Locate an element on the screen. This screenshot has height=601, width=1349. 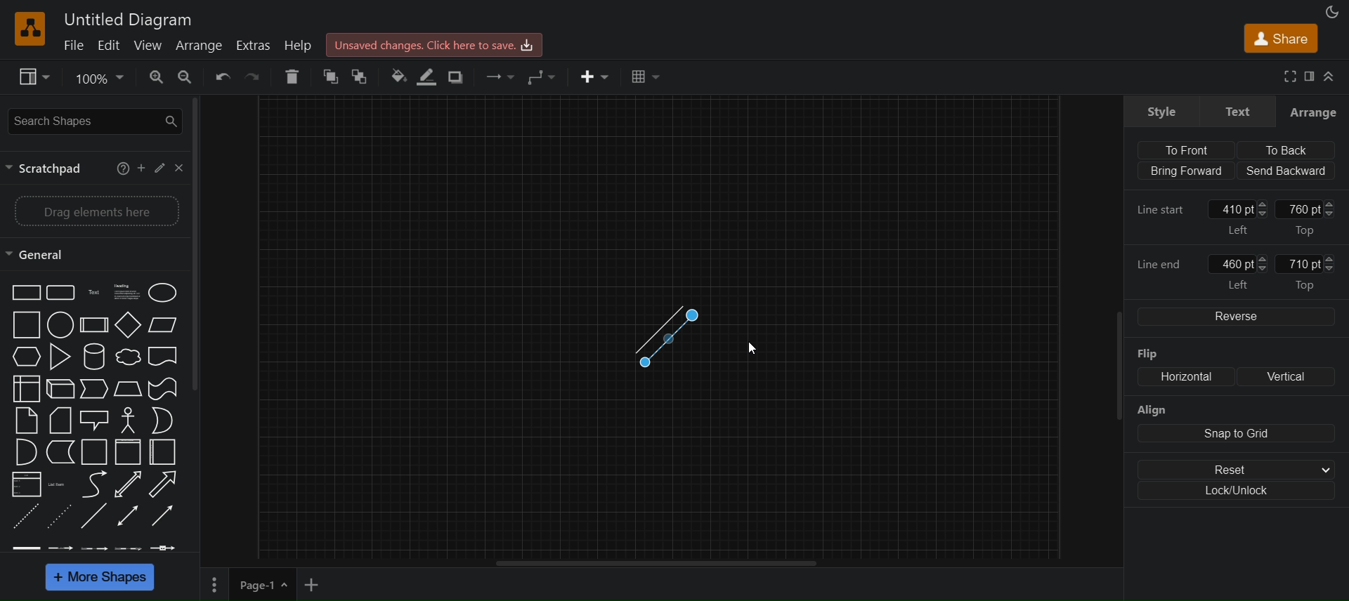
410 pt left is located at coordinates (1241, 217).